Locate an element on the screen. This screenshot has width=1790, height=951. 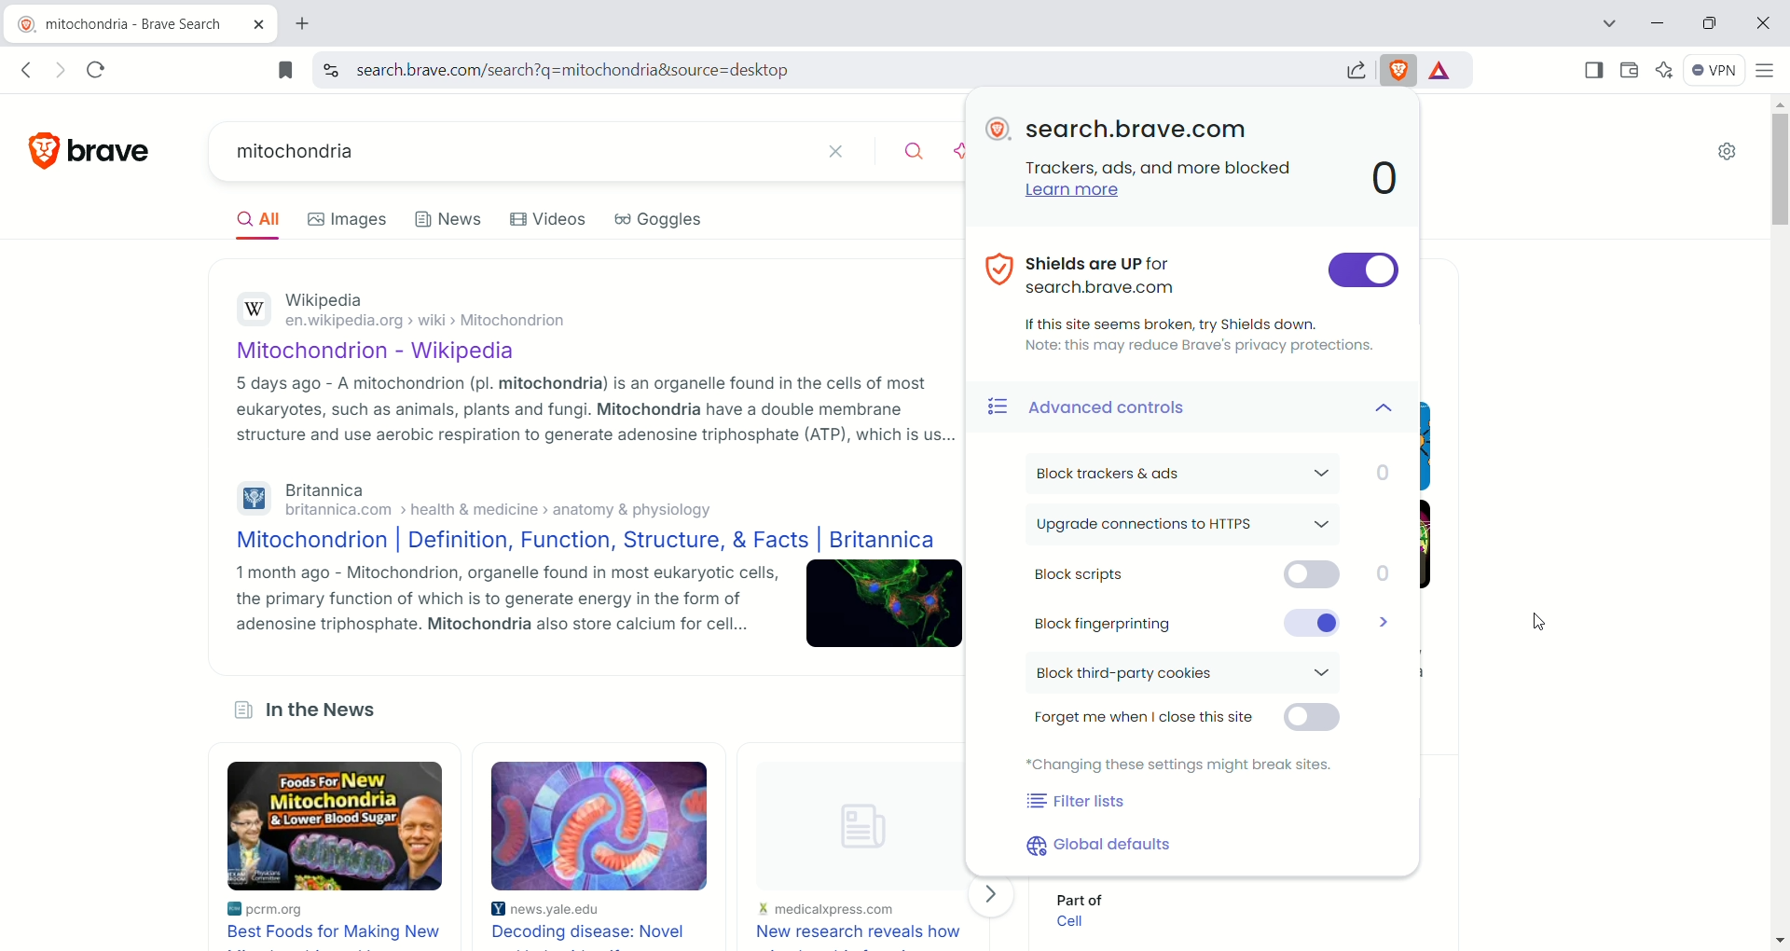
Image is located at coordinates (887, 604).